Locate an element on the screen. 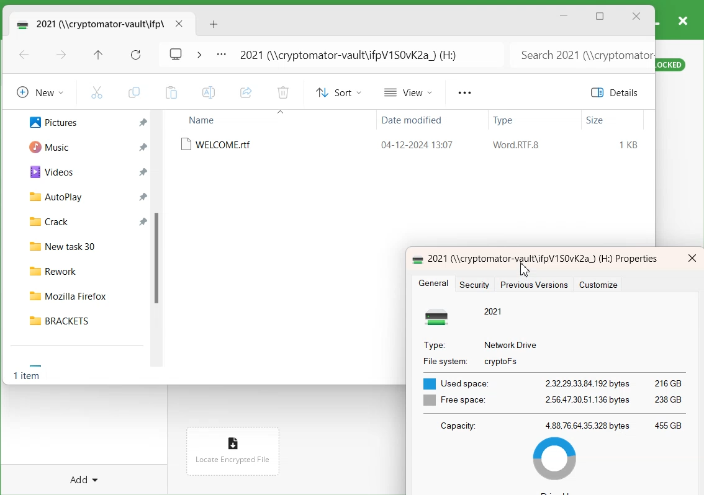 This screenshot has width=704, height=495. Minimize is located at coordinates (564, 16).